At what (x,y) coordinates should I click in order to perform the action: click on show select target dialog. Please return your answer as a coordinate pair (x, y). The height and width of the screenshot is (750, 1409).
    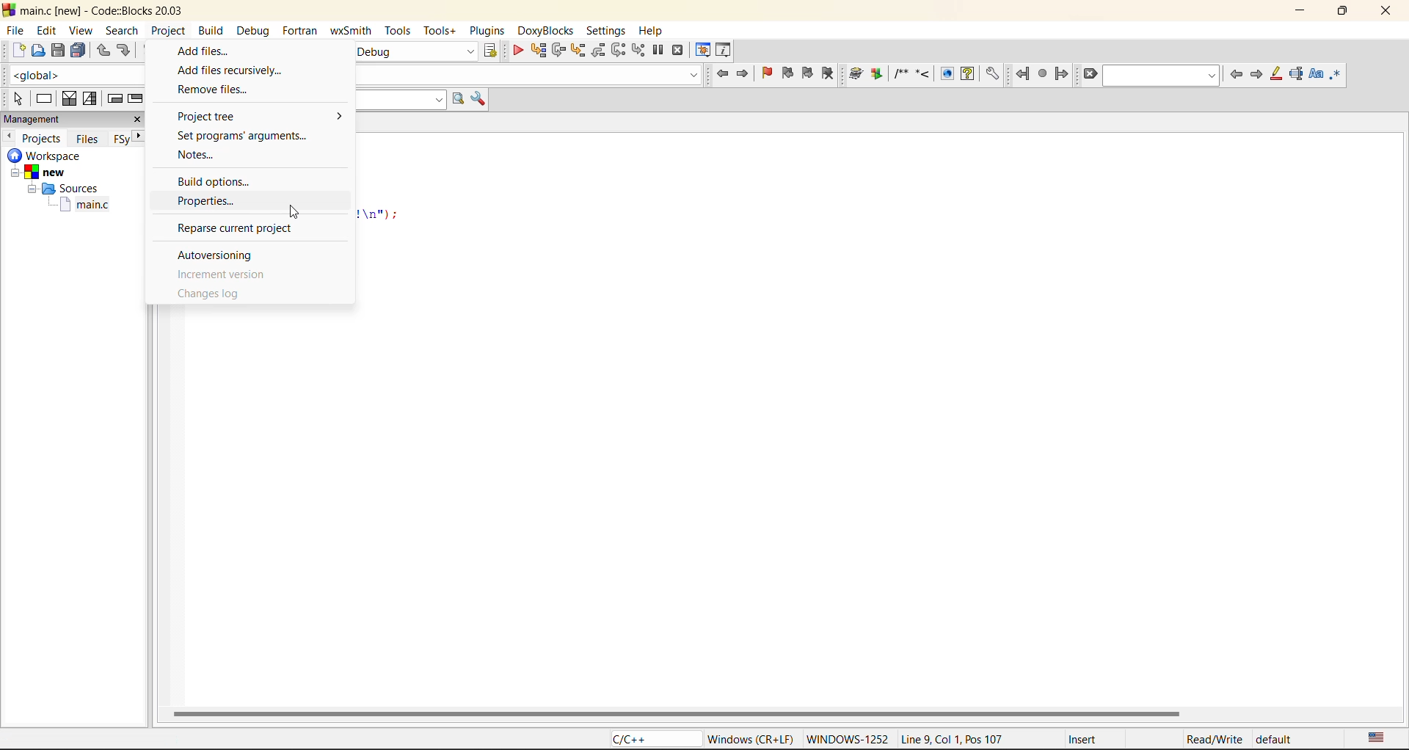
    Looking at the image, I should click on (489, 49).